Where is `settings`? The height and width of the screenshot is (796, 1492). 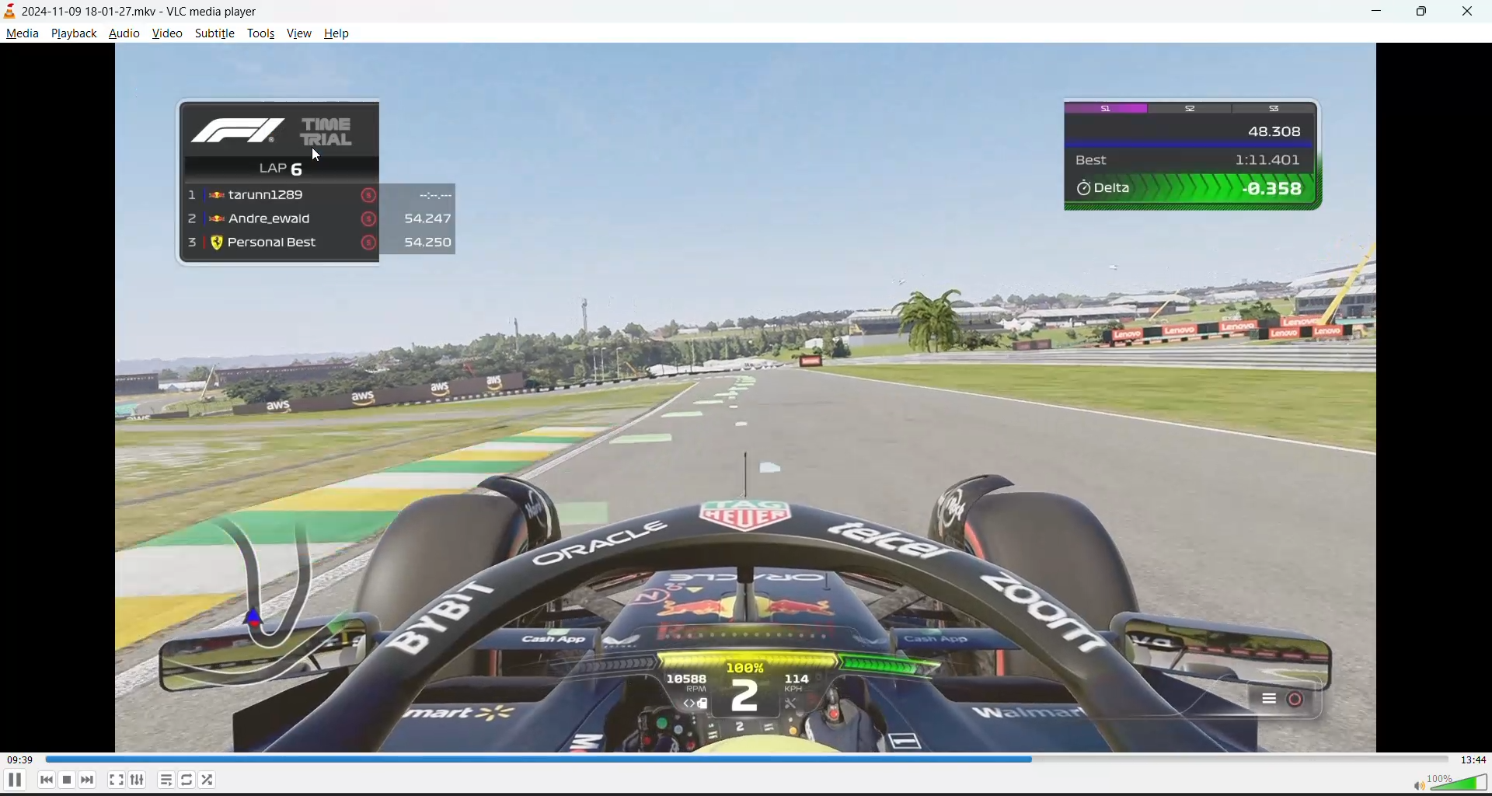
settings is located at coordinates (138, 779).